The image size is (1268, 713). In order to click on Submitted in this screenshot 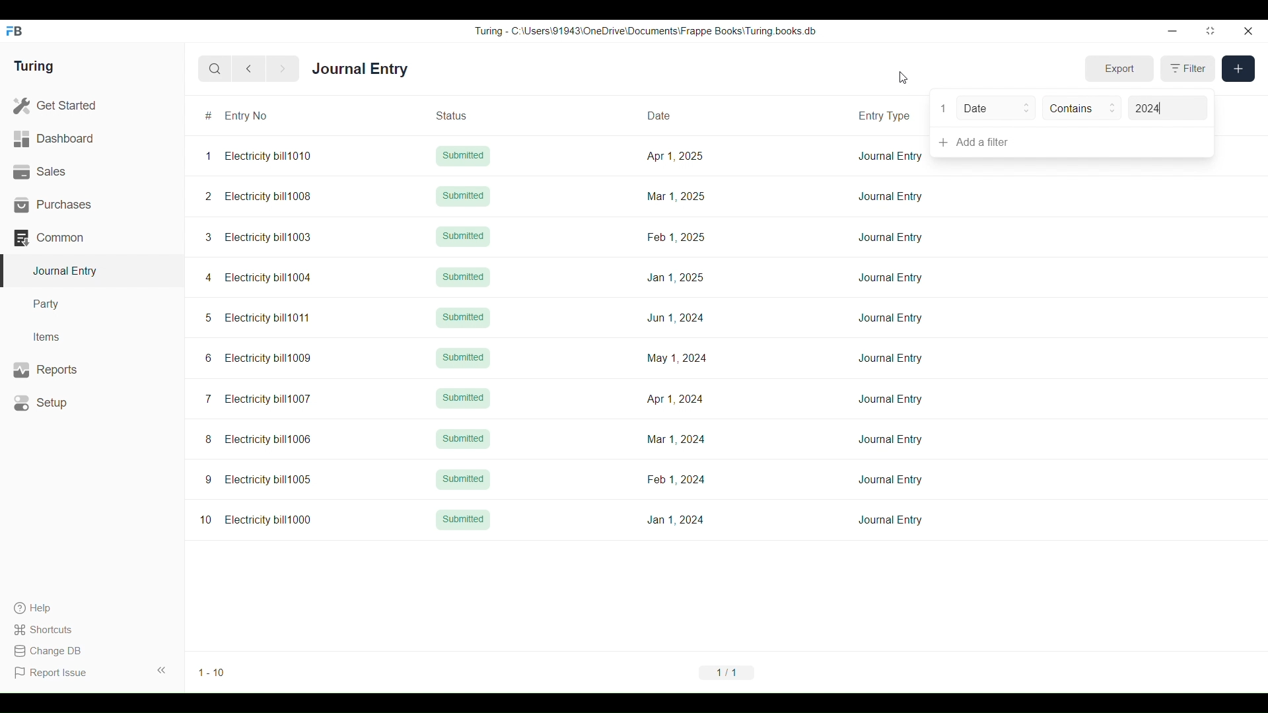, I will do `click(462, 438)`.